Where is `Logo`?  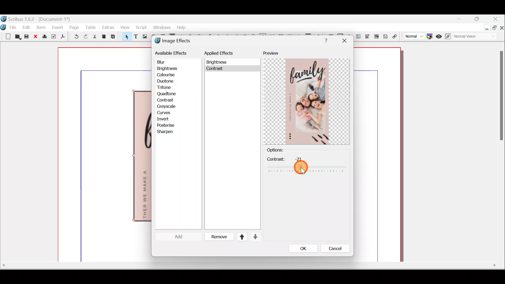
Logo is located at coordinates (3, 27).